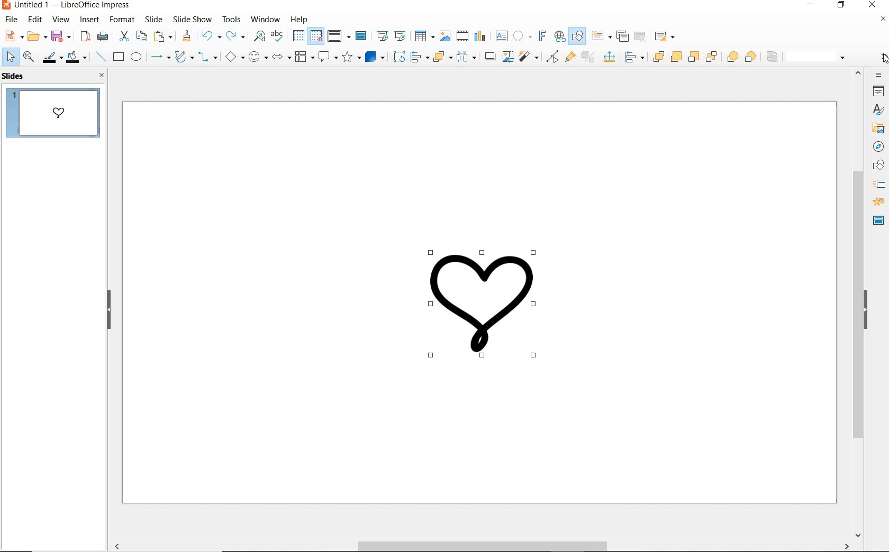 Image resolution: width=889 pixels, height=552 pixels. I want to click on Close screen, so click(883, 19).